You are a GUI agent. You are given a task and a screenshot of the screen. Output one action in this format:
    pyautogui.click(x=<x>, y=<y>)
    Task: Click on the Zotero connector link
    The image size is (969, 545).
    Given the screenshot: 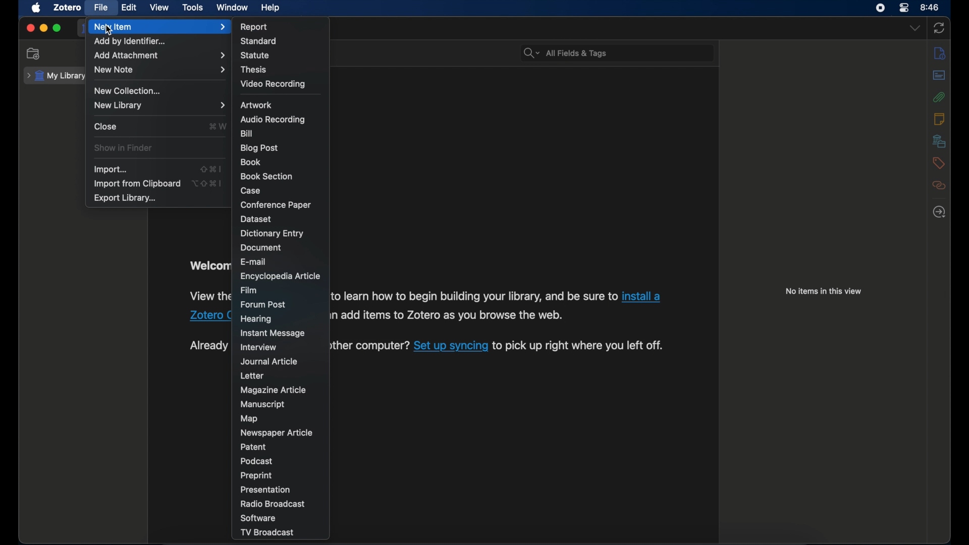 What is the action you would take?
    pyautogui.click(x=645, y=295)
    